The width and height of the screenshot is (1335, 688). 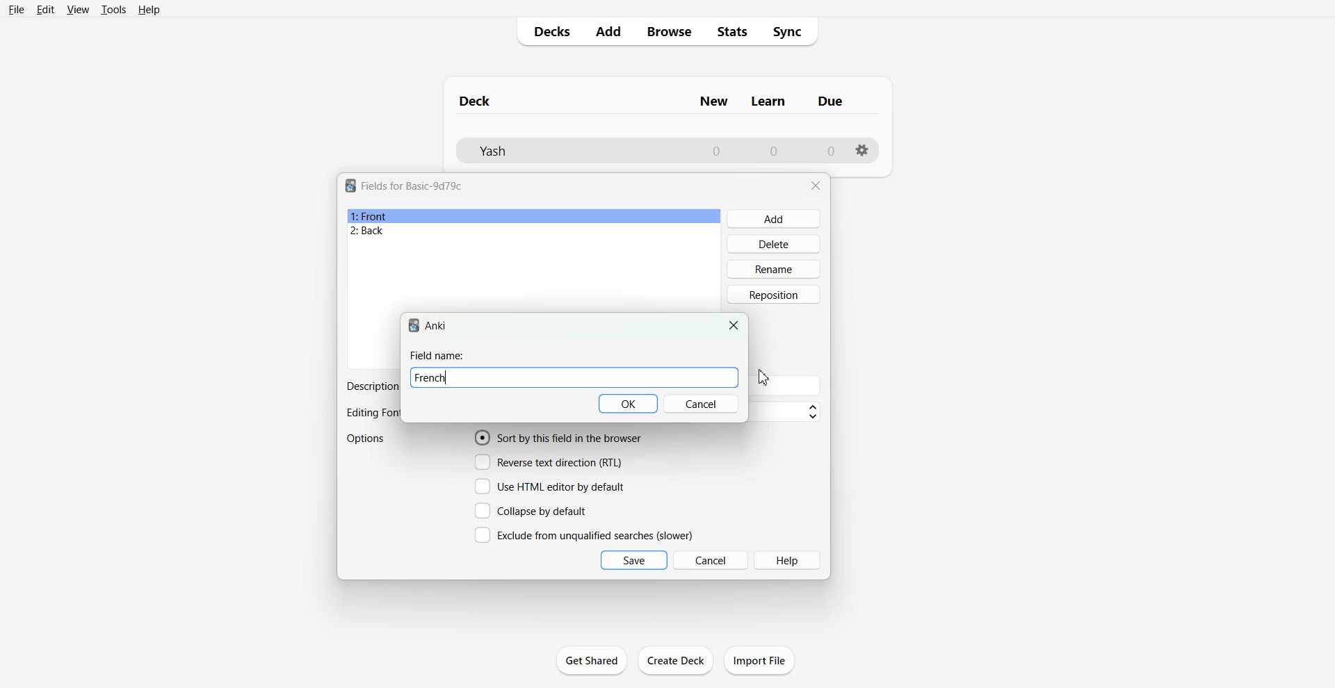 What do you see at coordinates (436, 326) in the screenshot?
I see `Text` at bounding box center [436, 326].